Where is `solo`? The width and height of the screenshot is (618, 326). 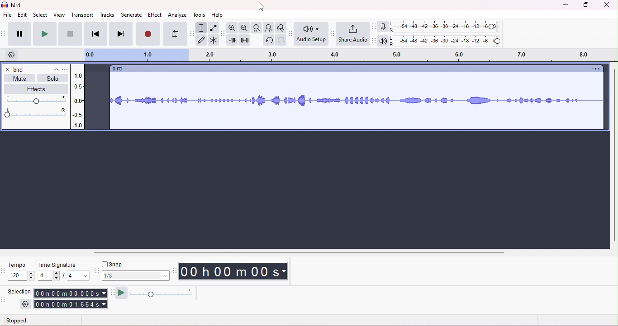 solo is located at coordinates (52, 80).